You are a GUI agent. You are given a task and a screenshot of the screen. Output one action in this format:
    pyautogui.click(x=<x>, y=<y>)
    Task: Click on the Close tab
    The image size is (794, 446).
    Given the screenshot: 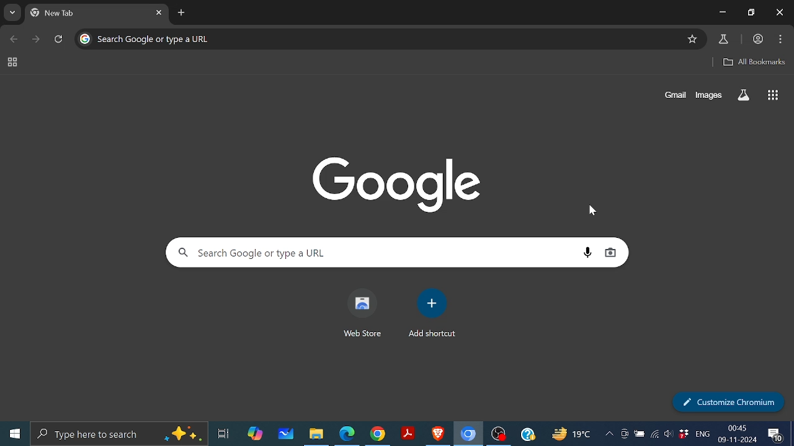 What is the action you would take?
    pyautogui.click(x=159, y=12)
    